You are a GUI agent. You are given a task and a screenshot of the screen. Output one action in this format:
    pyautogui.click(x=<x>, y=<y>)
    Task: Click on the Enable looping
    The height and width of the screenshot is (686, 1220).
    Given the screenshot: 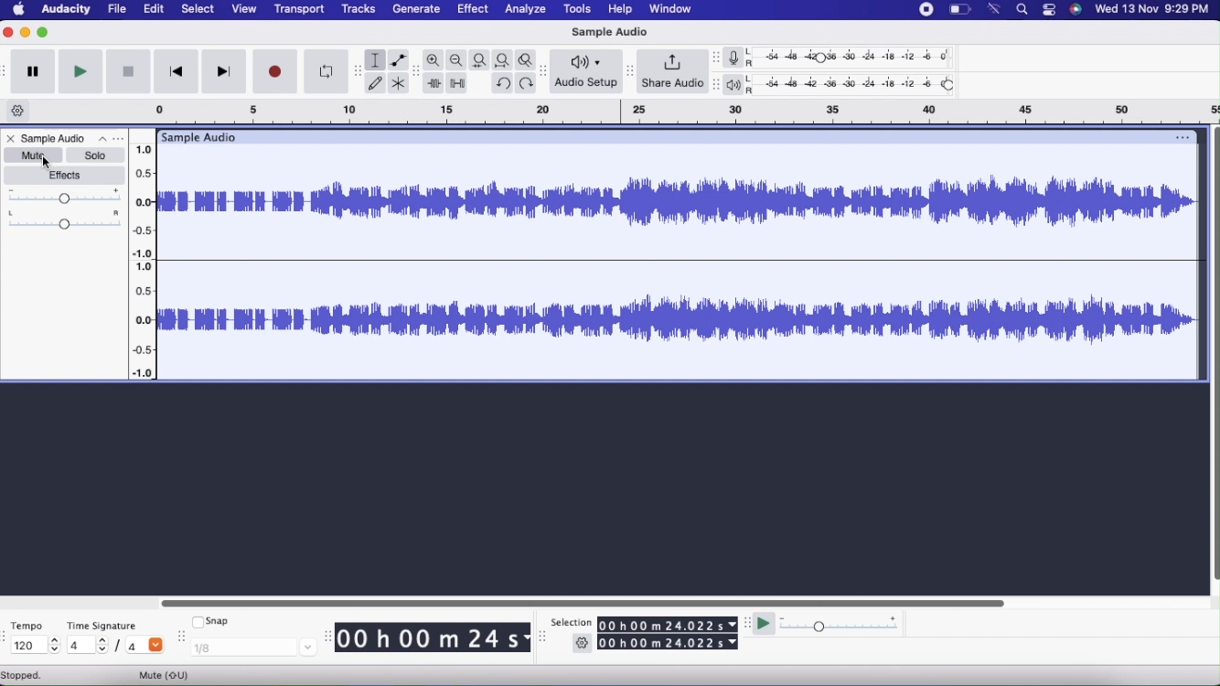 What is the action you would take?
    pyautogui.click(x=325, y=69)
    